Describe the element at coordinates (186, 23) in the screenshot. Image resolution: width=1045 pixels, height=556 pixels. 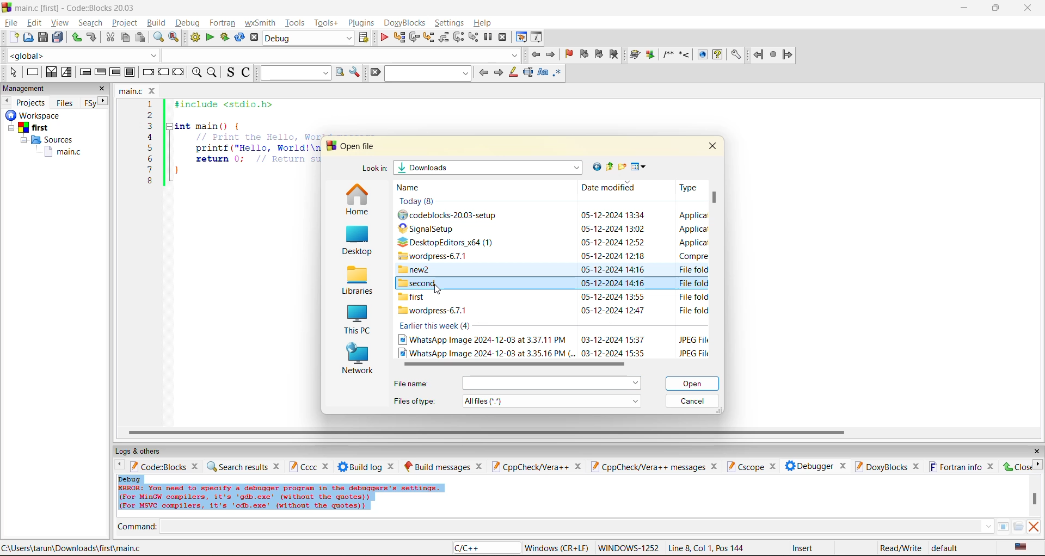
I see `debug` at that location.